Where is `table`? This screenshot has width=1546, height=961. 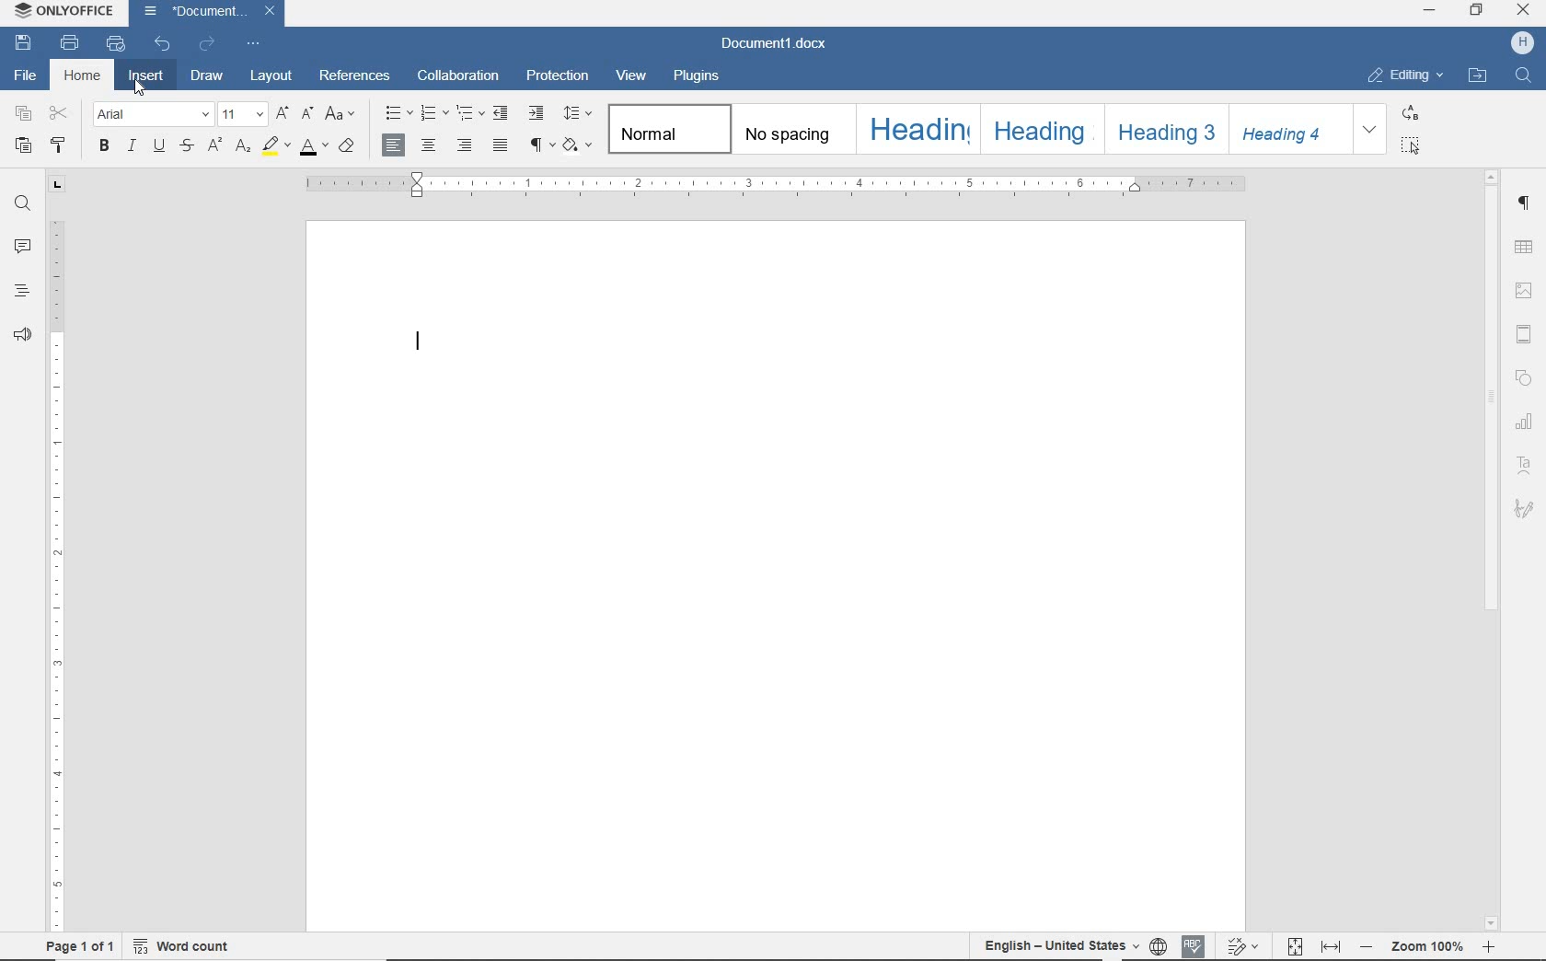 table is located at coordinates (1527, 245).